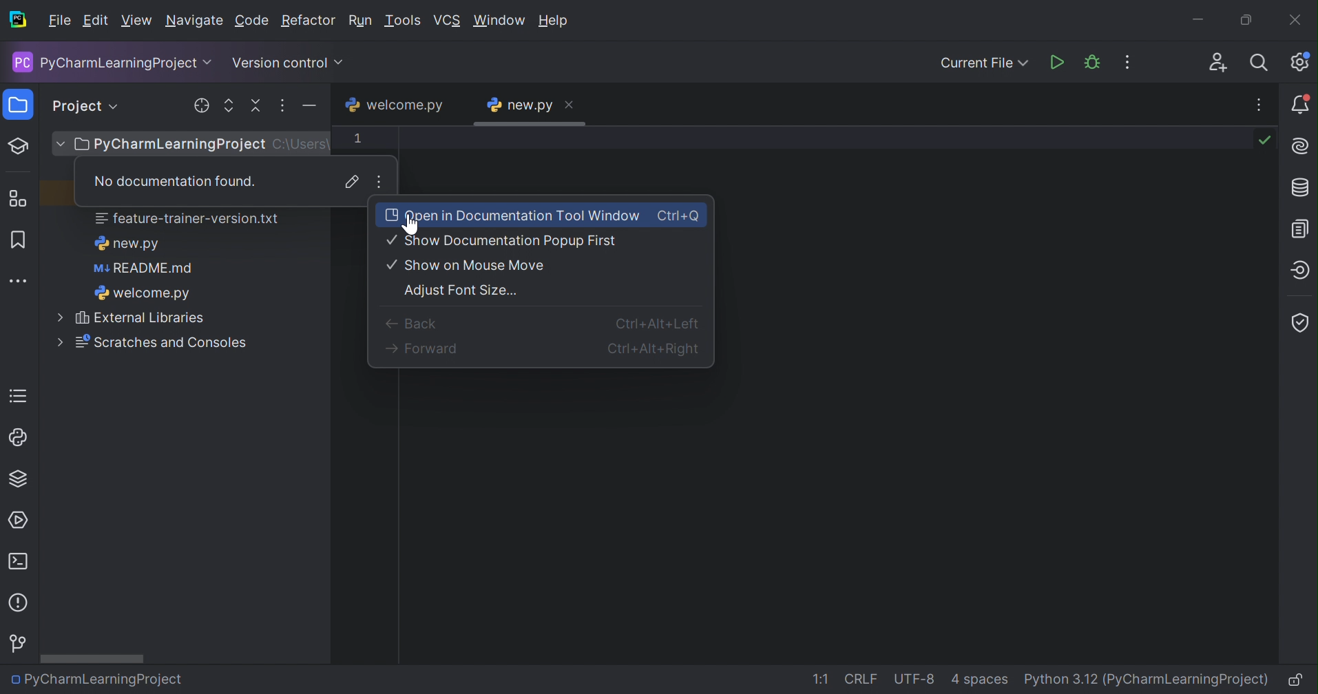 Image resolution: width=1318 pixels, height=694 pixels. I want to click on Current FIle, so click(985, 63).